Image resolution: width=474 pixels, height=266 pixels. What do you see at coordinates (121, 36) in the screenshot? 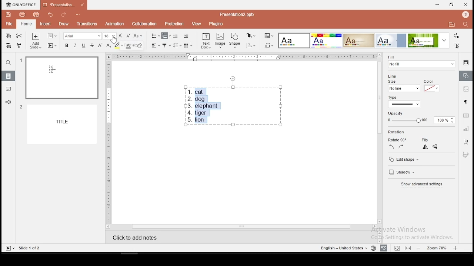
I see `increase font size` at bounding box center [121, 36].